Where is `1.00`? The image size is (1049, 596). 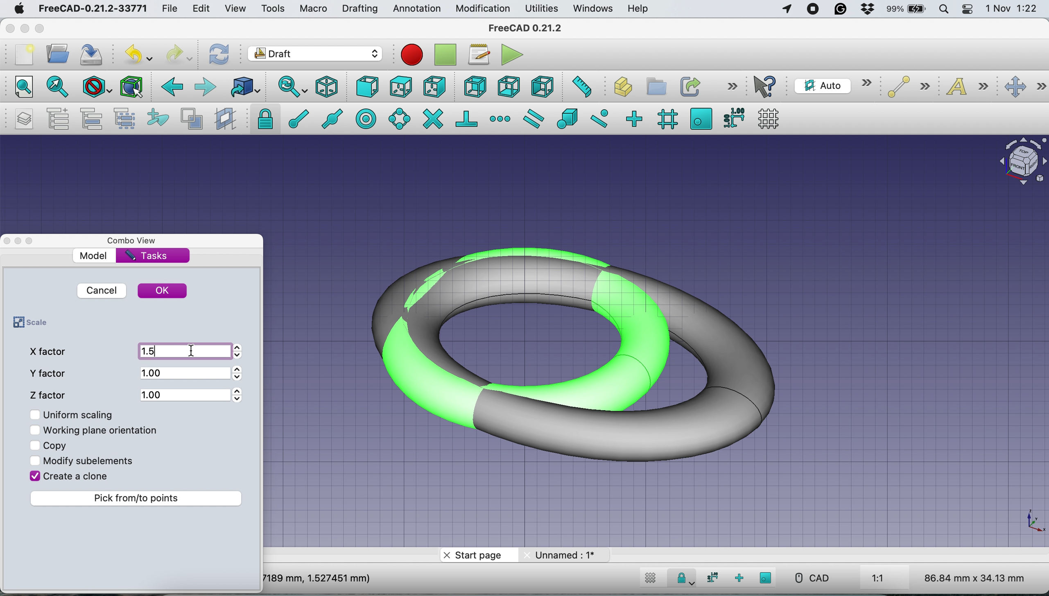
1.00 is located at coordinates (183, 373).